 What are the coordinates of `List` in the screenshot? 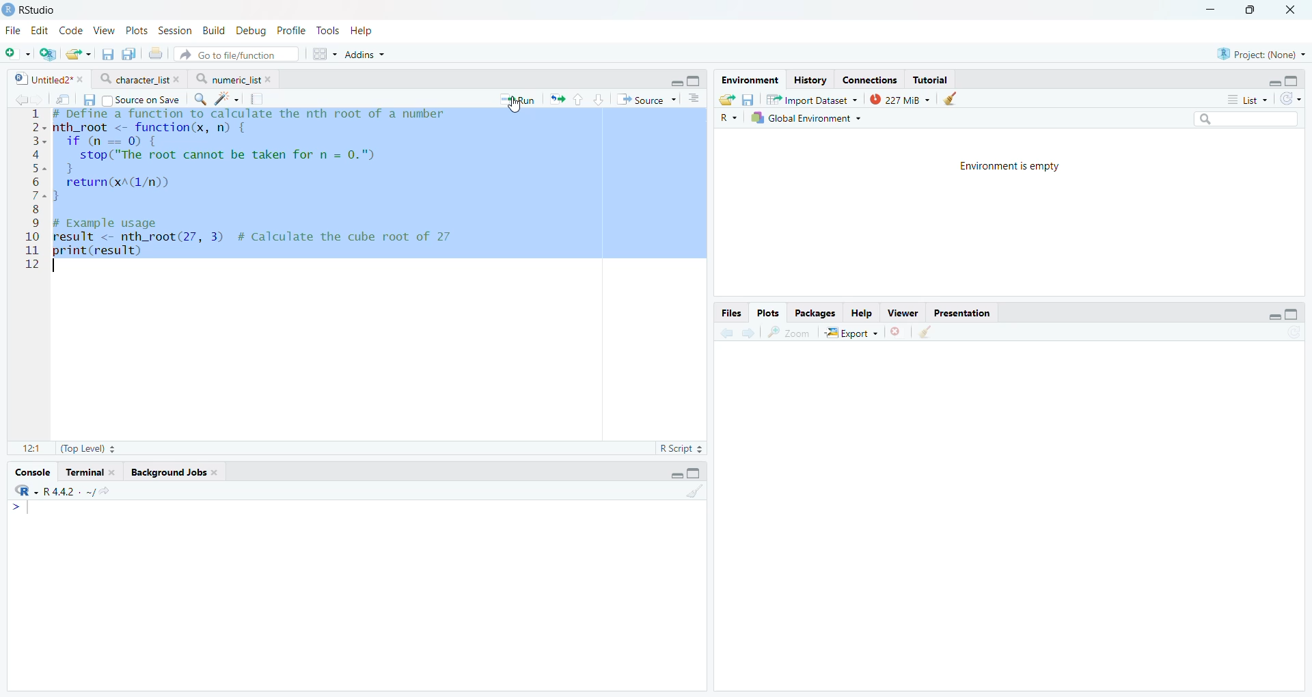 It's located at (1247, 98).